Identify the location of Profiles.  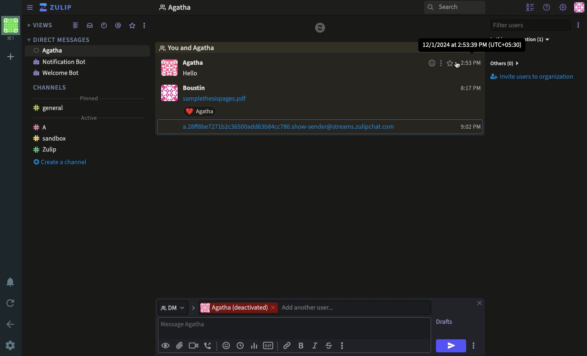
(167, 68).